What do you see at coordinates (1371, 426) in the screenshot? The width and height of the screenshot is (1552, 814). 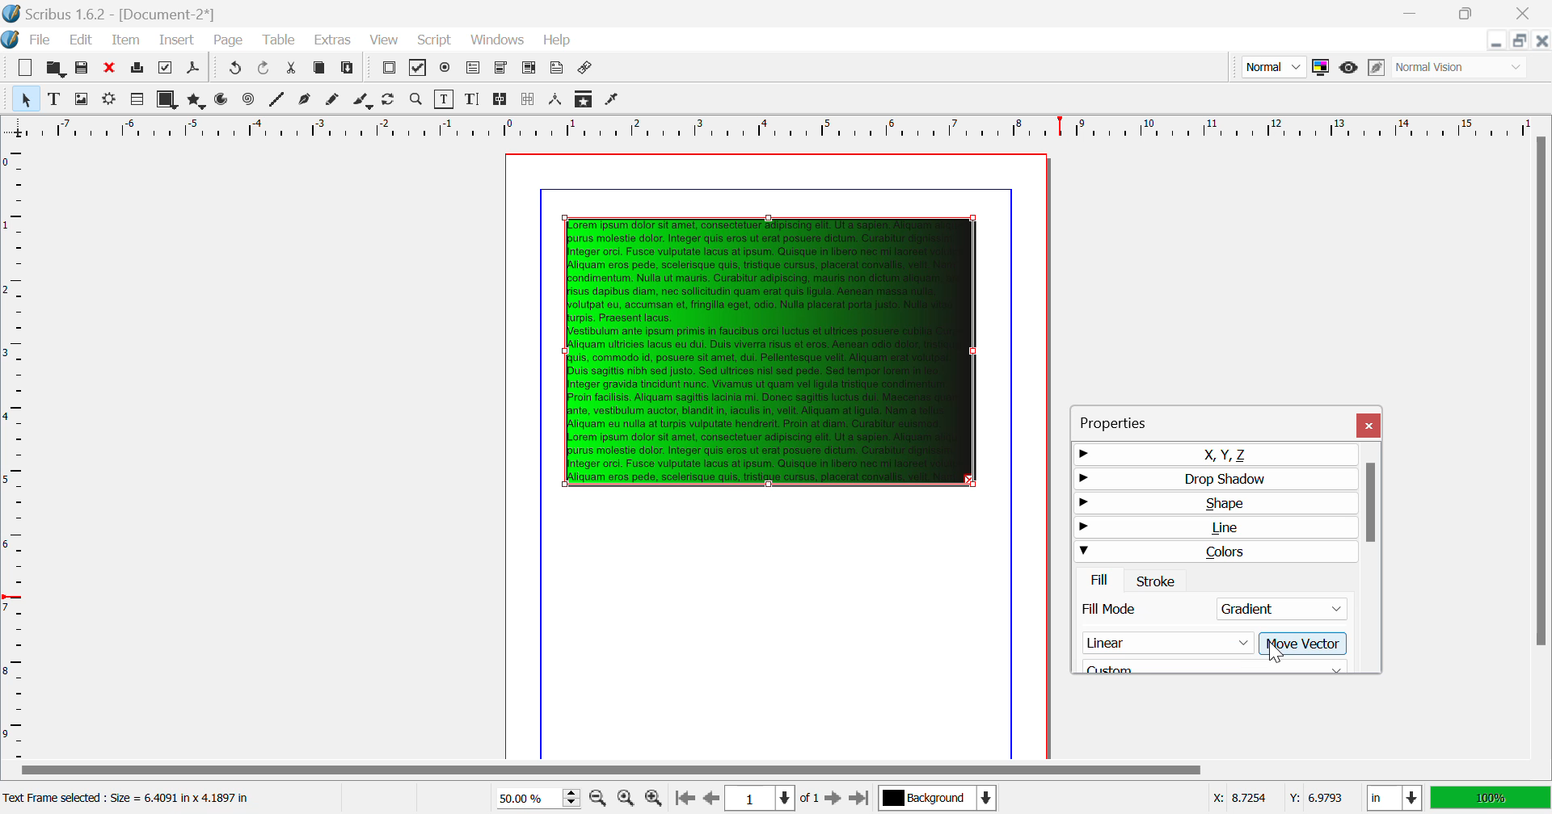 I see `Close` at bounding box center [1371, 426].